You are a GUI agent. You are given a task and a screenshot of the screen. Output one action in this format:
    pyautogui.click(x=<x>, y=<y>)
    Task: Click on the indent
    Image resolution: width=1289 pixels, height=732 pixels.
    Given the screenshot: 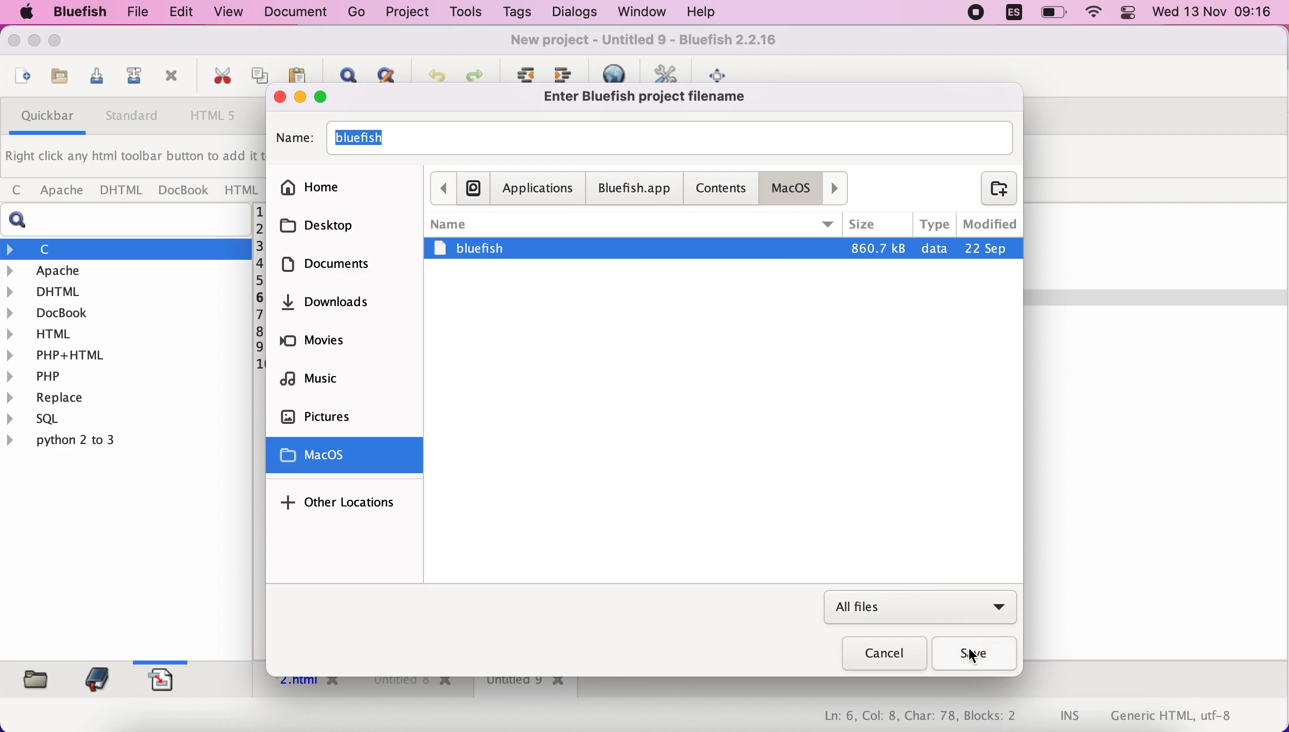 What is the action you would take?
    pyautogui.click(x=566, y=72)
    